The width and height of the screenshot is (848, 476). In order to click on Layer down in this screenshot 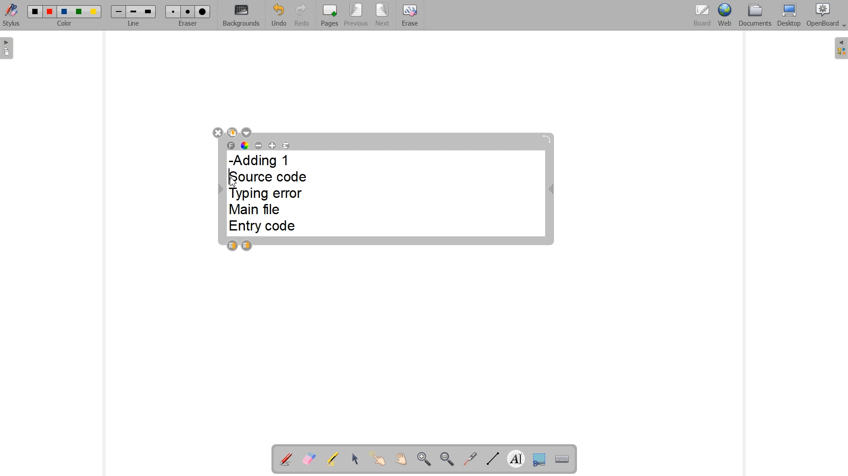, I will do `click(247, 246)`.